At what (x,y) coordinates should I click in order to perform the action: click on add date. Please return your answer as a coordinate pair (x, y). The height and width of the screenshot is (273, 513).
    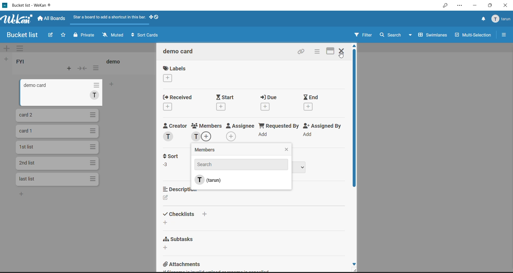
    Looking at the image, I should click on (266, 107).